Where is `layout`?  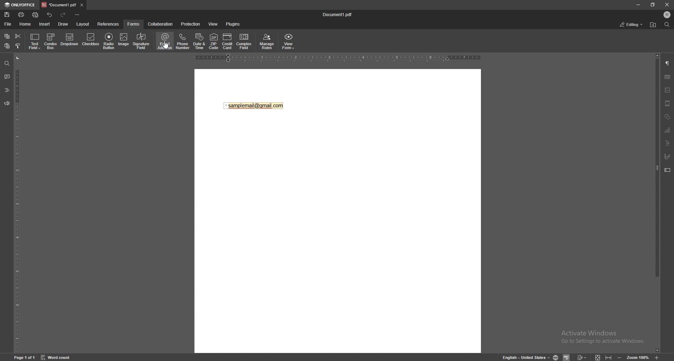 layout is located at coordinates (82, 24).